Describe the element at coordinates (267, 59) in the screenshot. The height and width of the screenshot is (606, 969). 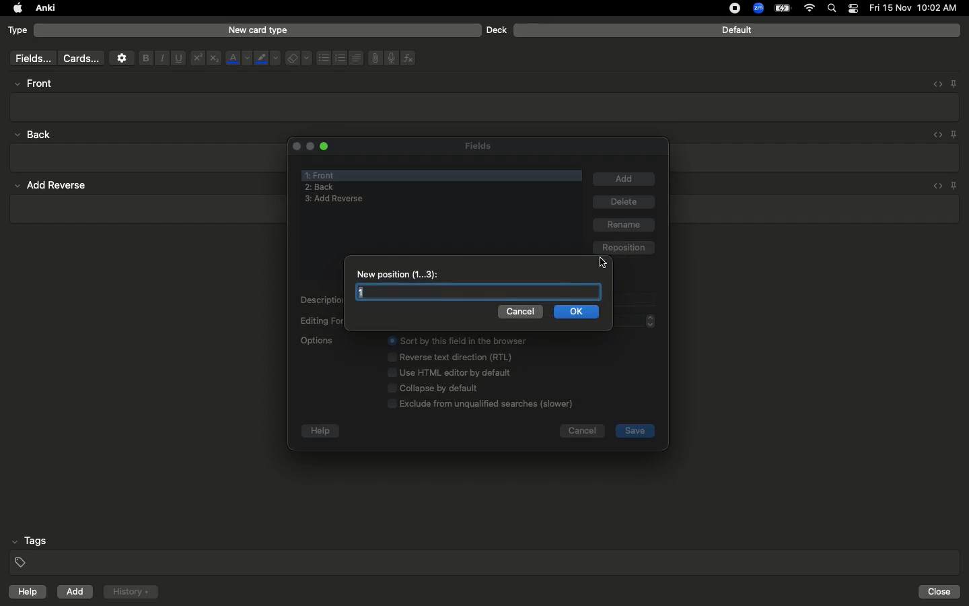
I see `Marker` at that location.